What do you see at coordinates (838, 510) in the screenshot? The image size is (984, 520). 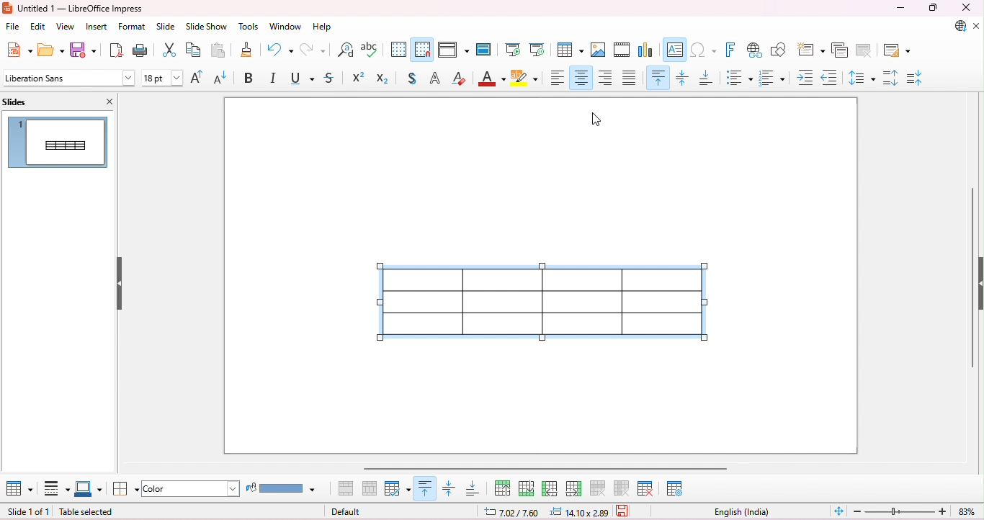 I see `fit slide to current window` at bounding box center [838, 510].